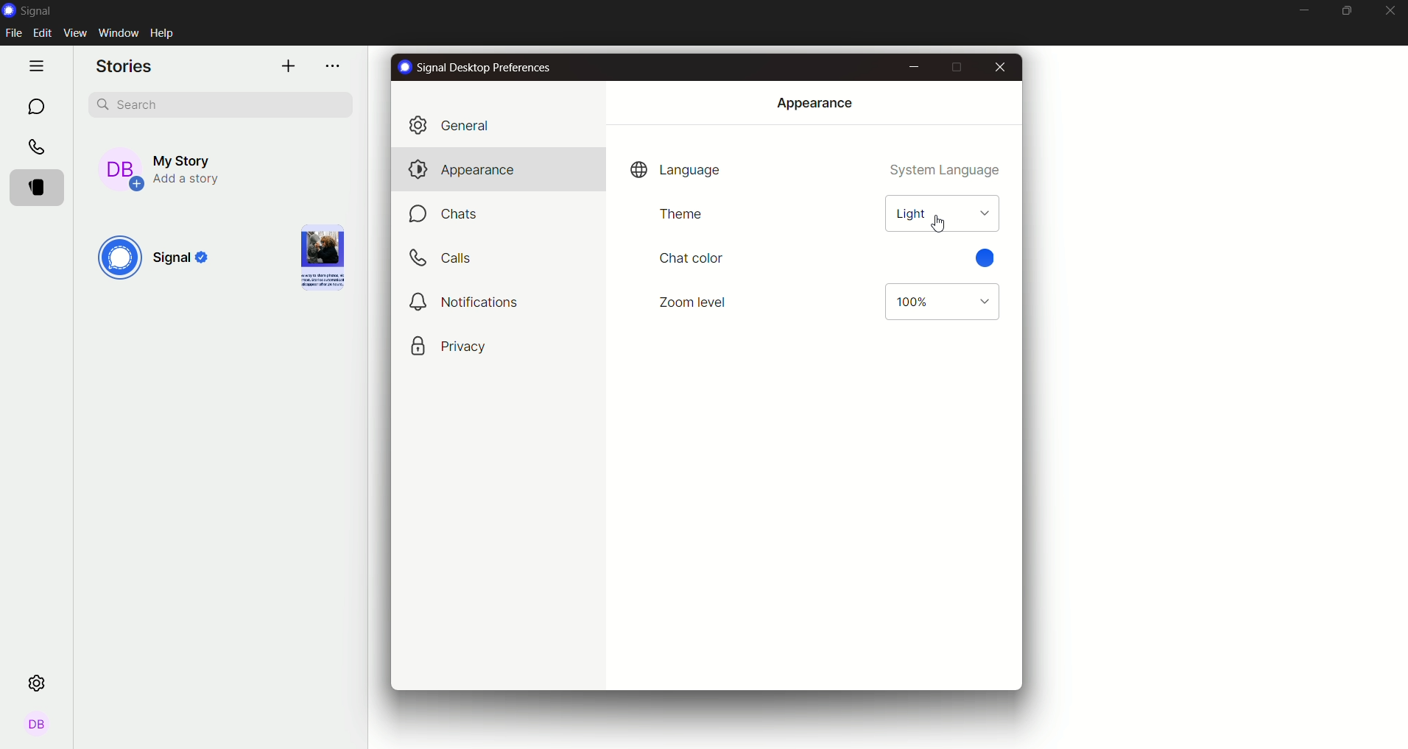  Describe the element at coordinates (318, 257) in the screenshot. I see `image` at that location.